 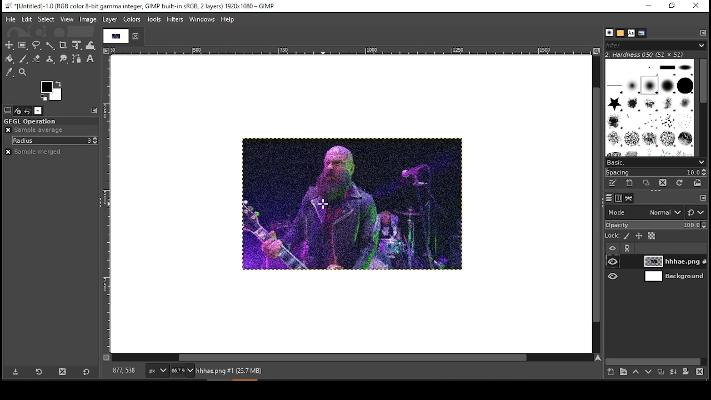 I want to click on delete brush, so click(x=665, y=183).